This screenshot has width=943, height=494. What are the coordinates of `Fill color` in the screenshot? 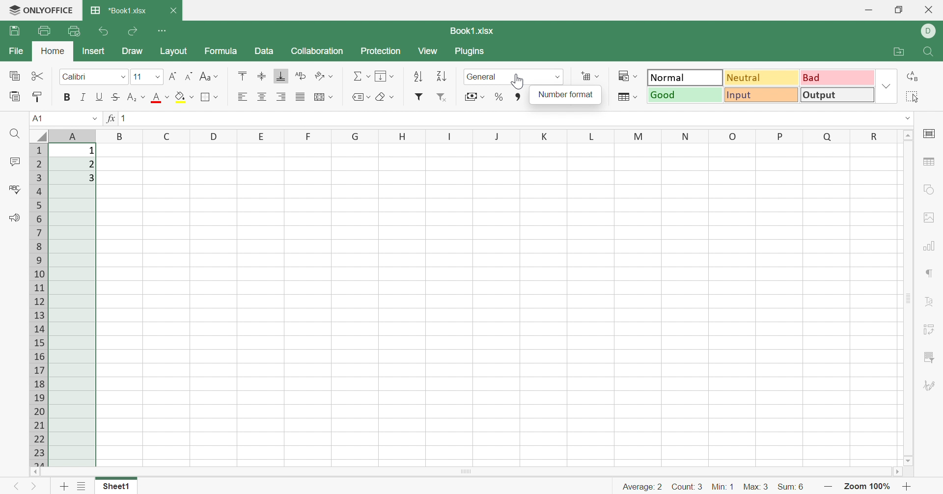 It's located at (184, 96).